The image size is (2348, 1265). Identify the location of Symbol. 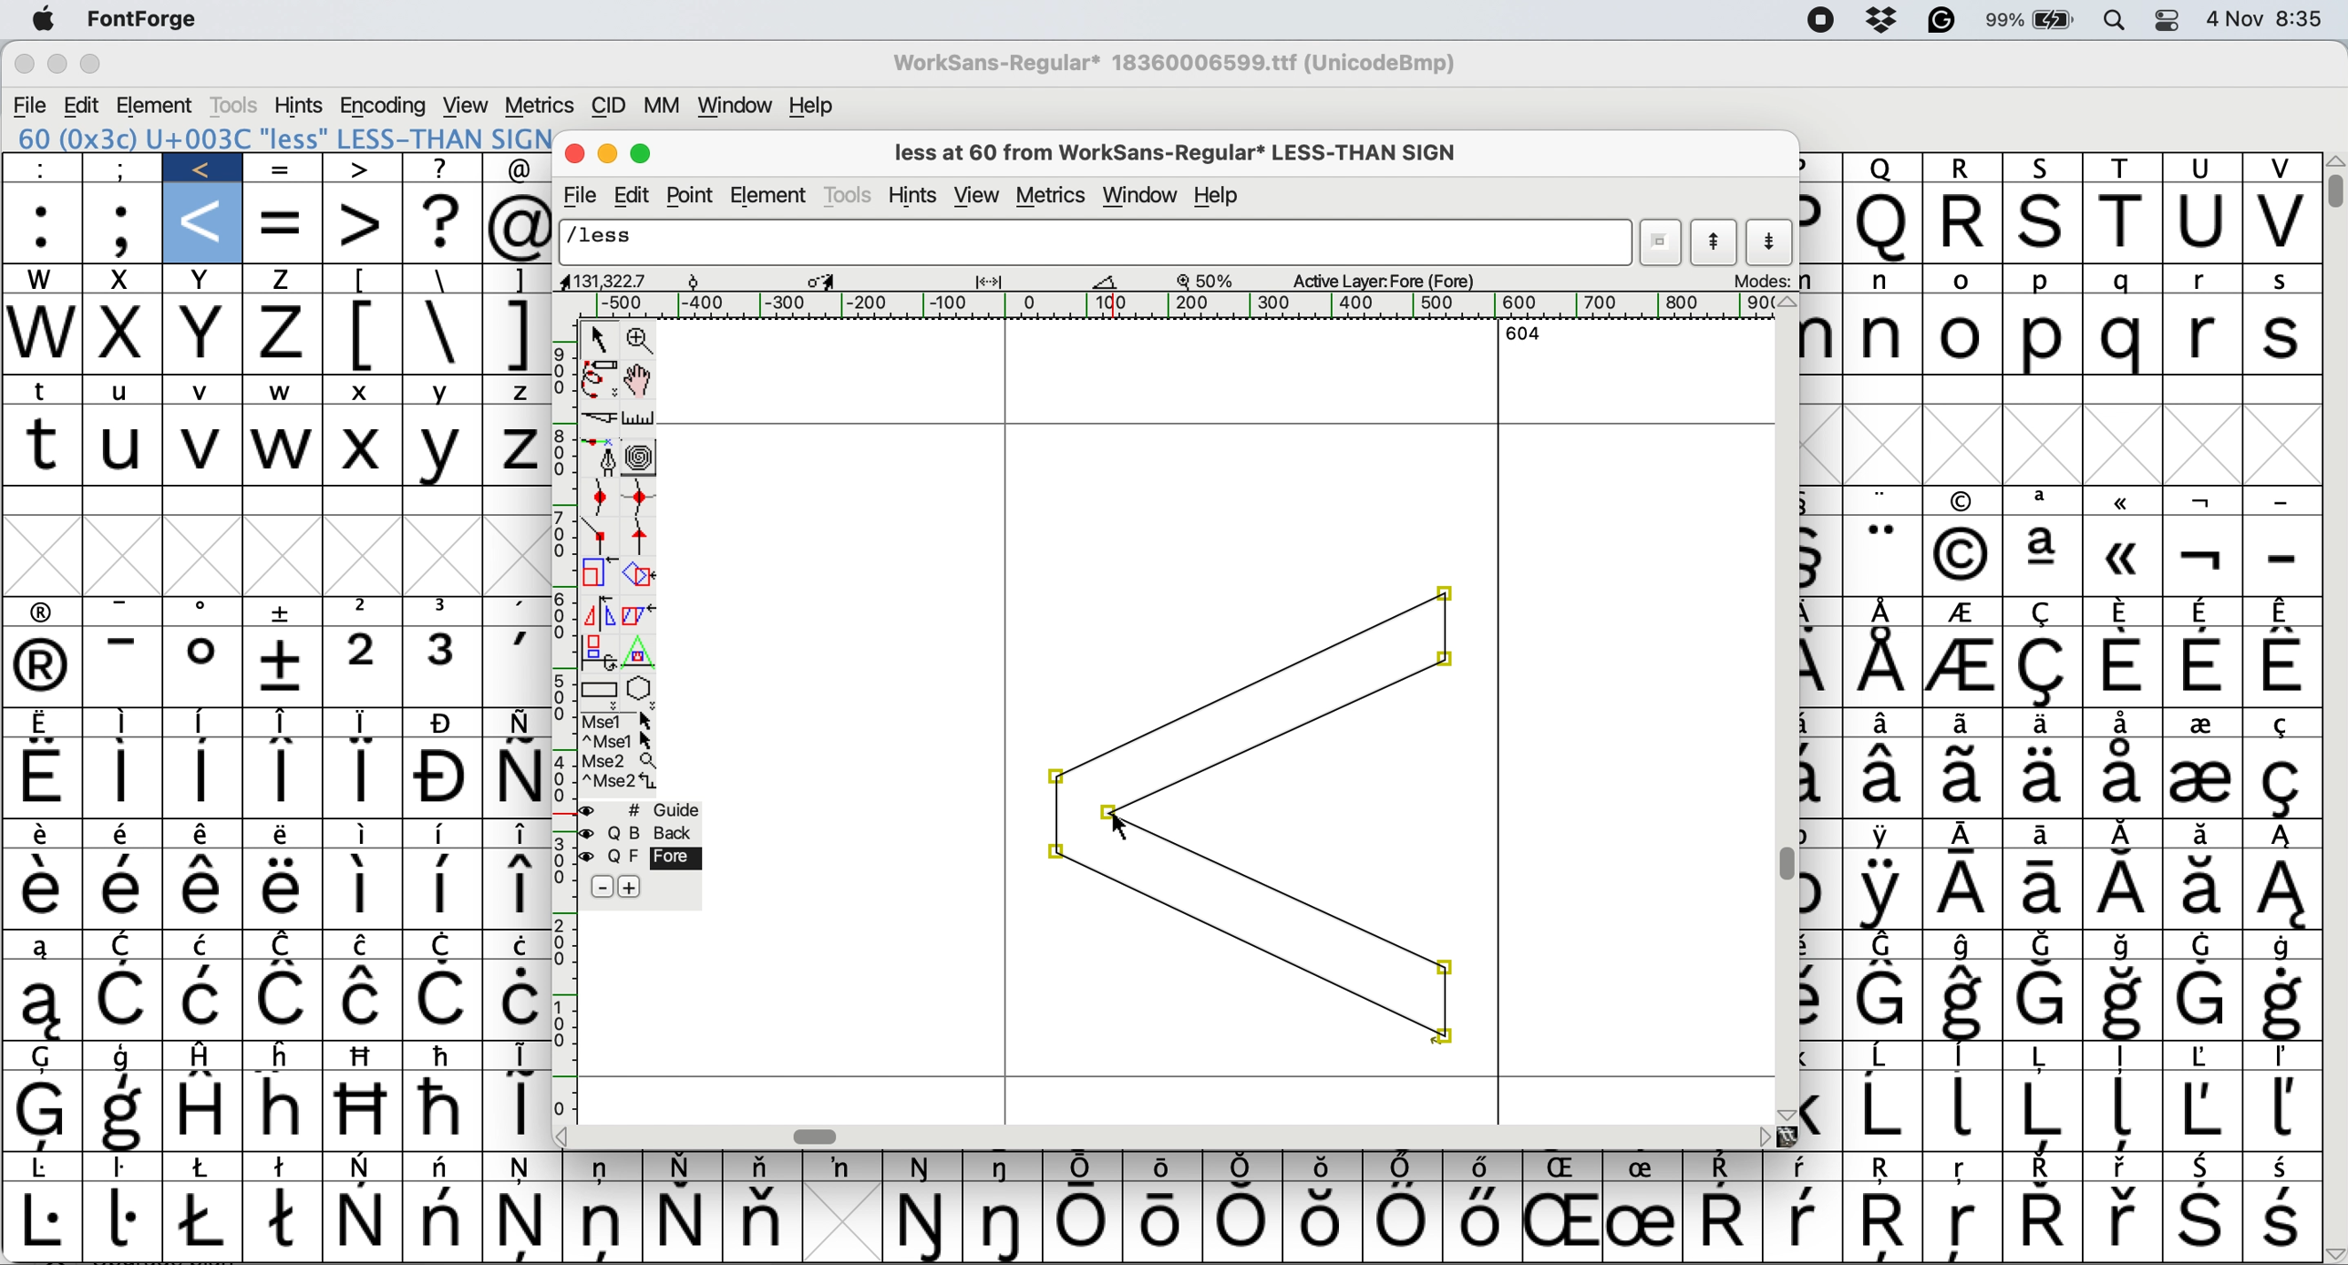
(2284, 836).